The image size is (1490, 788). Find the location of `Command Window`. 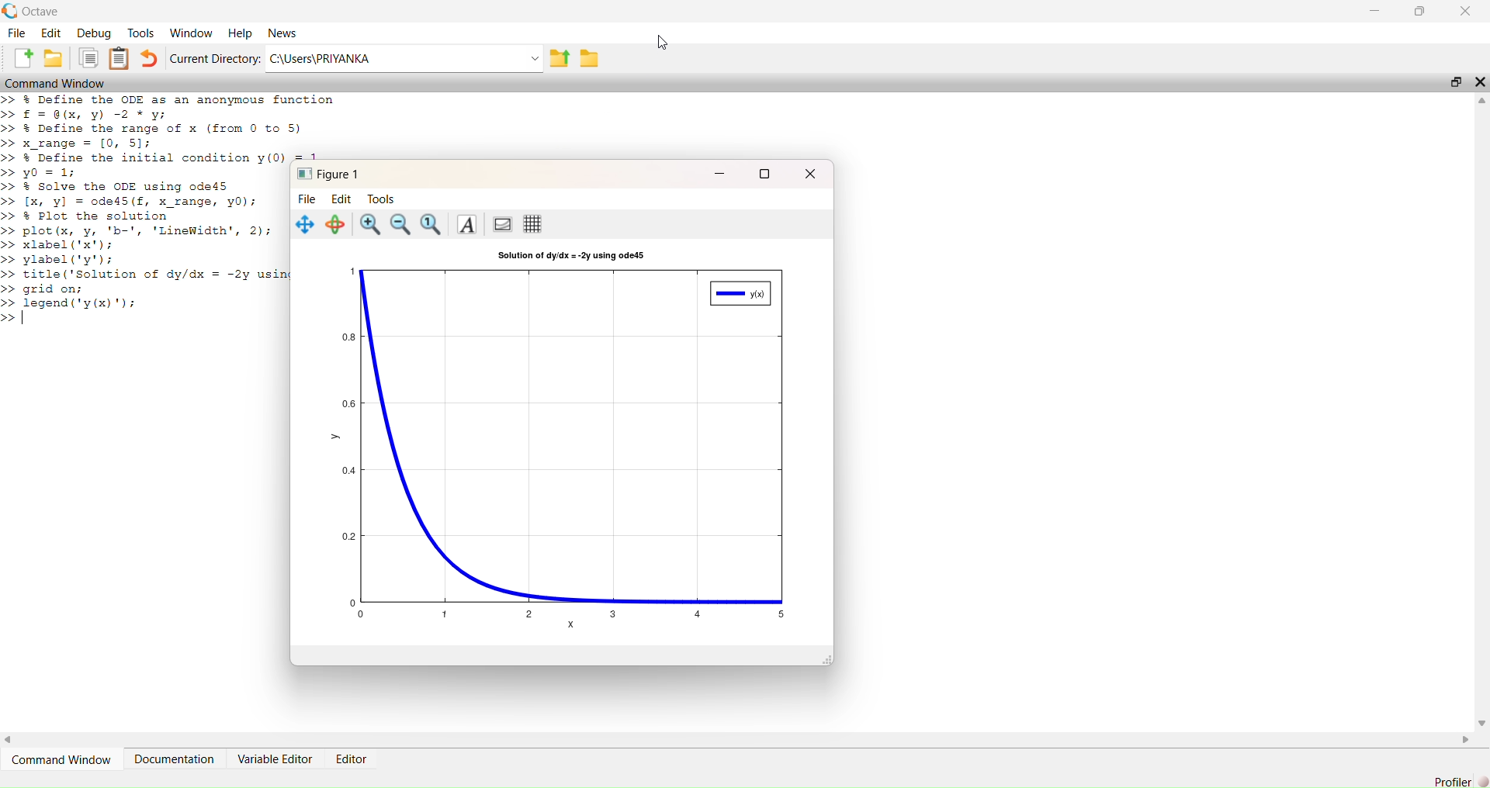

Command Window is located at coordinates (61, 759).